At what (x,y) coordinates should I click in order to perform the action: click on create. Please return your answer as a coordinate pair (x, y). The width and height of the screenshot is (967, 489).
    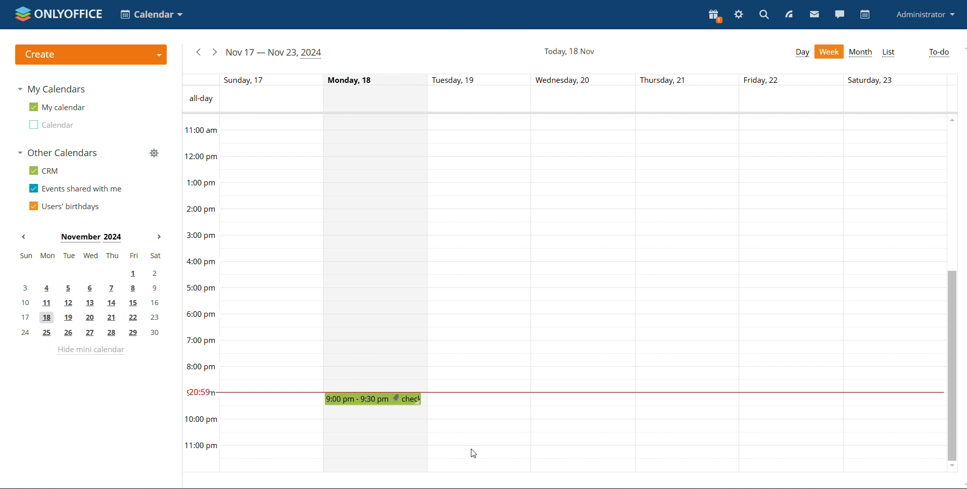
    Looking at the image, I should click on (91, 55).